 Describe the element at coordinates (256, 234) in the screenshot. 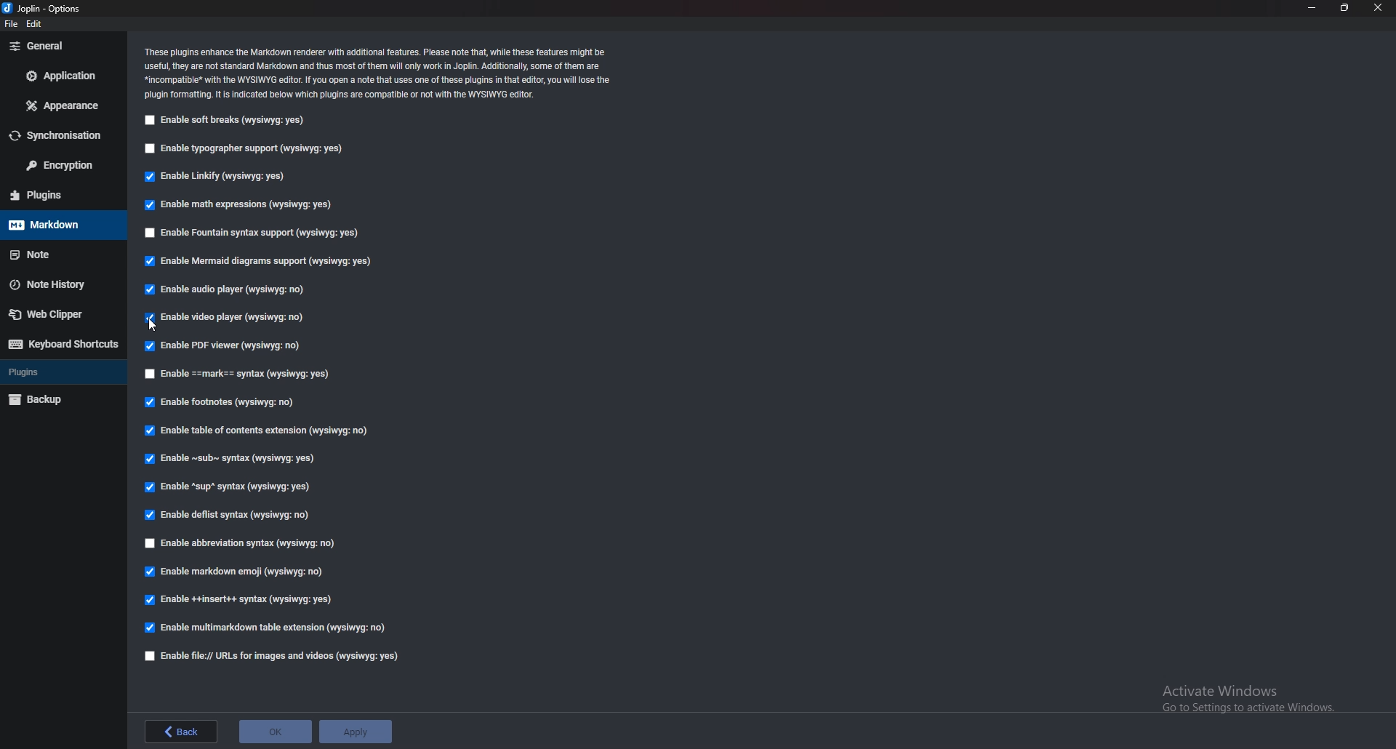

I see `Enable fountain syntax support (wysiqyg:yes)` at that location.